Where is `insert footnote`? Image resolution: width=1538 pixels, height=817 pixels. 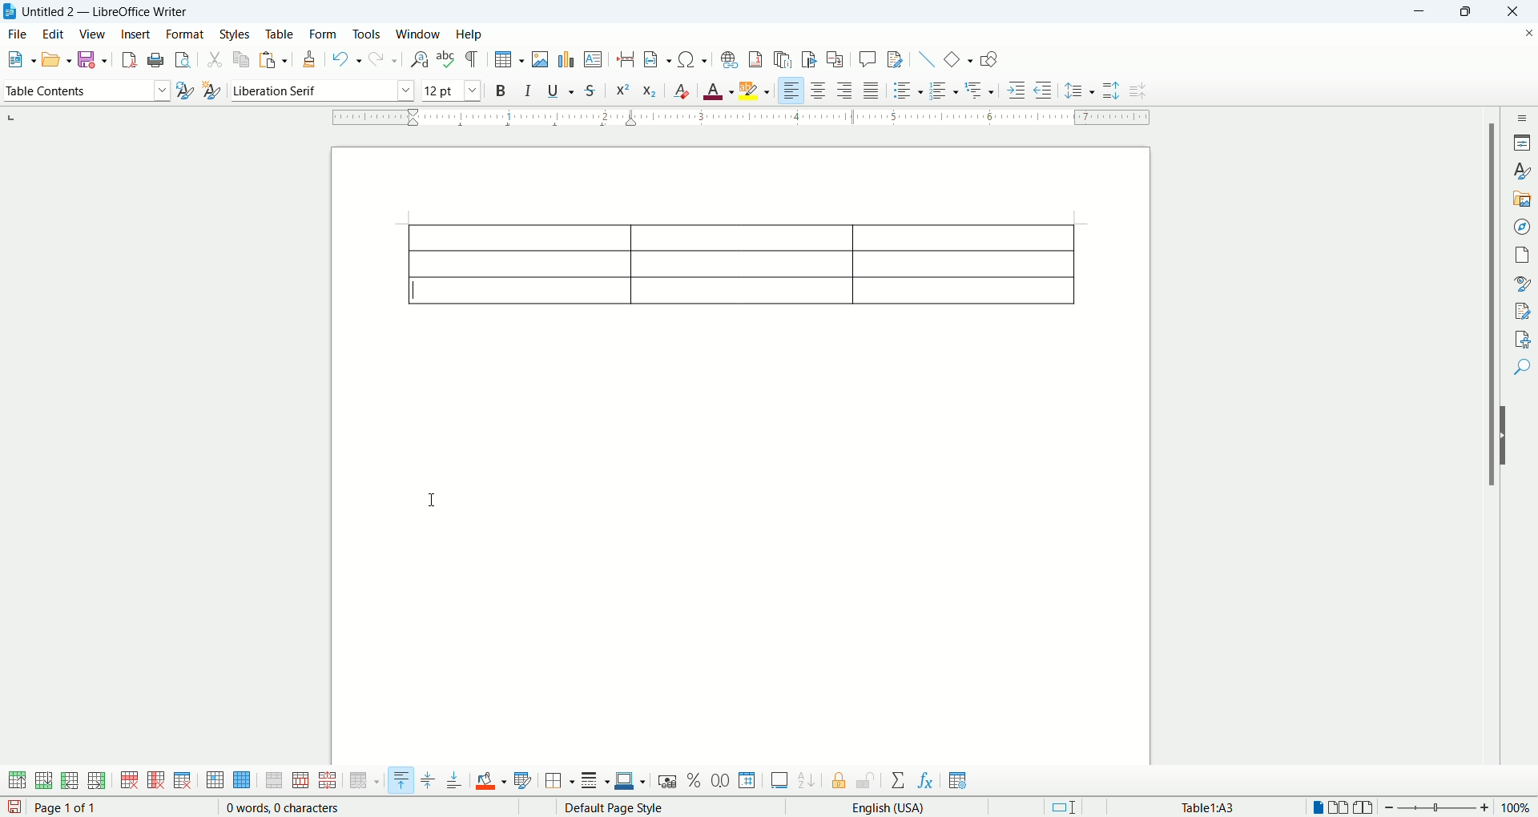
insert footnote is located at coordinates (755, 58).